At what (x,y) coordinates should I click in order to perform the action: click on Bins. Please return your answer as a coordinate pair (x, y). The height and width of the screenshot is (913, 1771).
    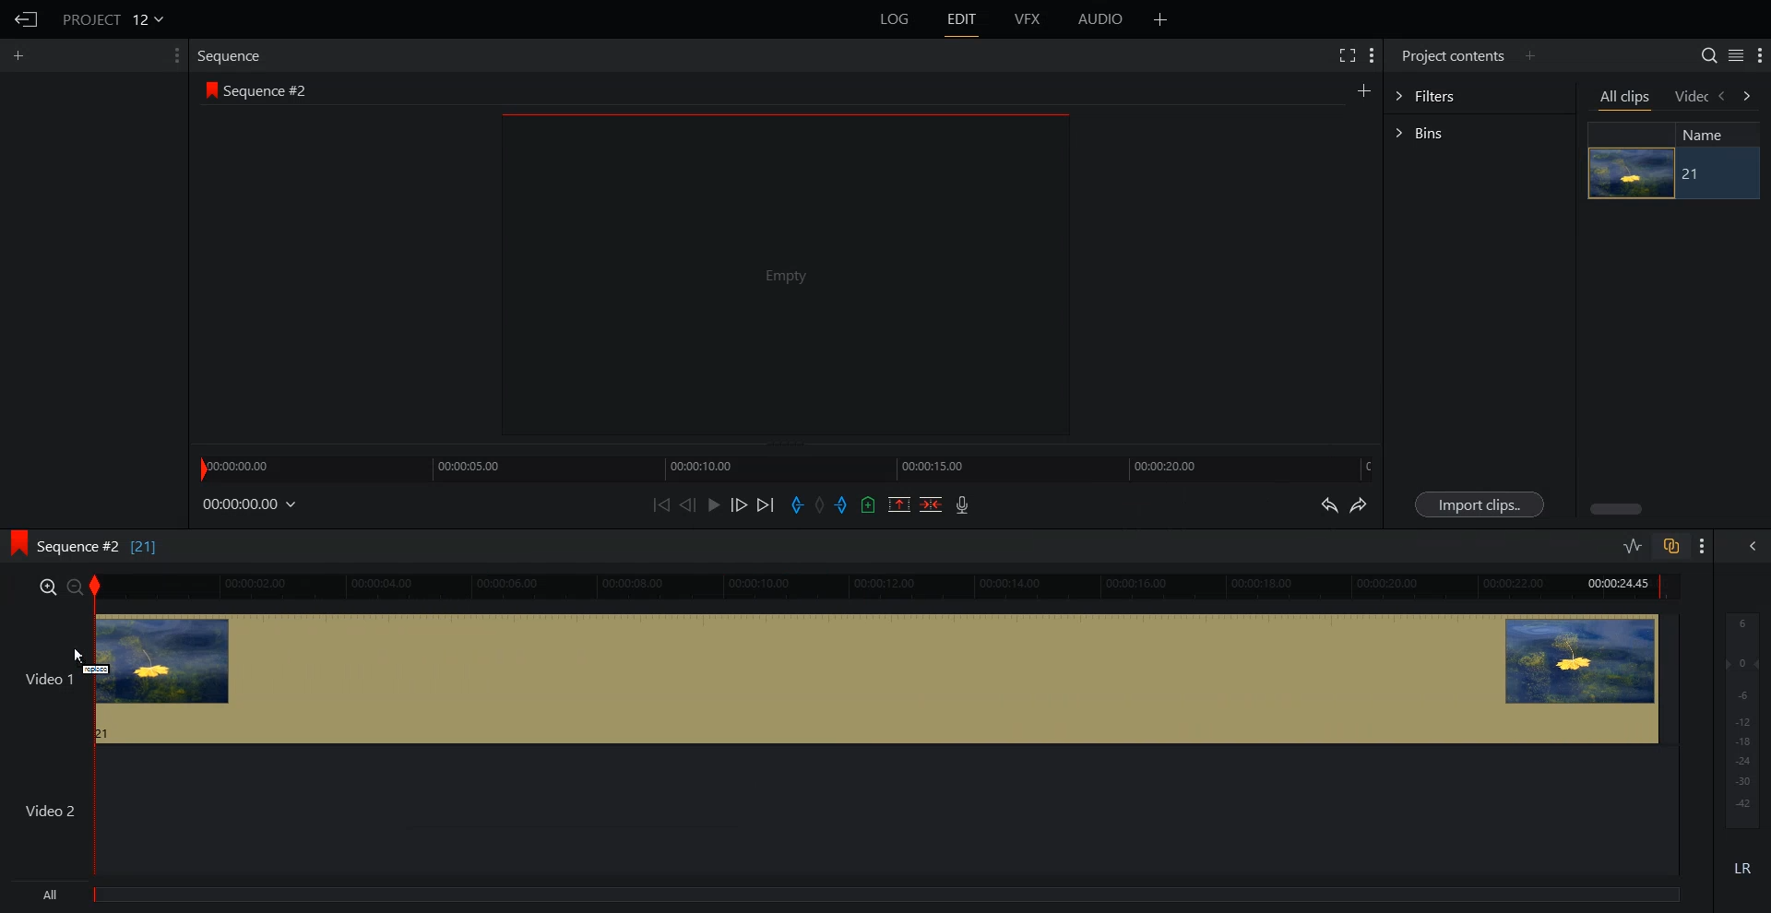
    Looking at the image, I should click on (1480, 131).